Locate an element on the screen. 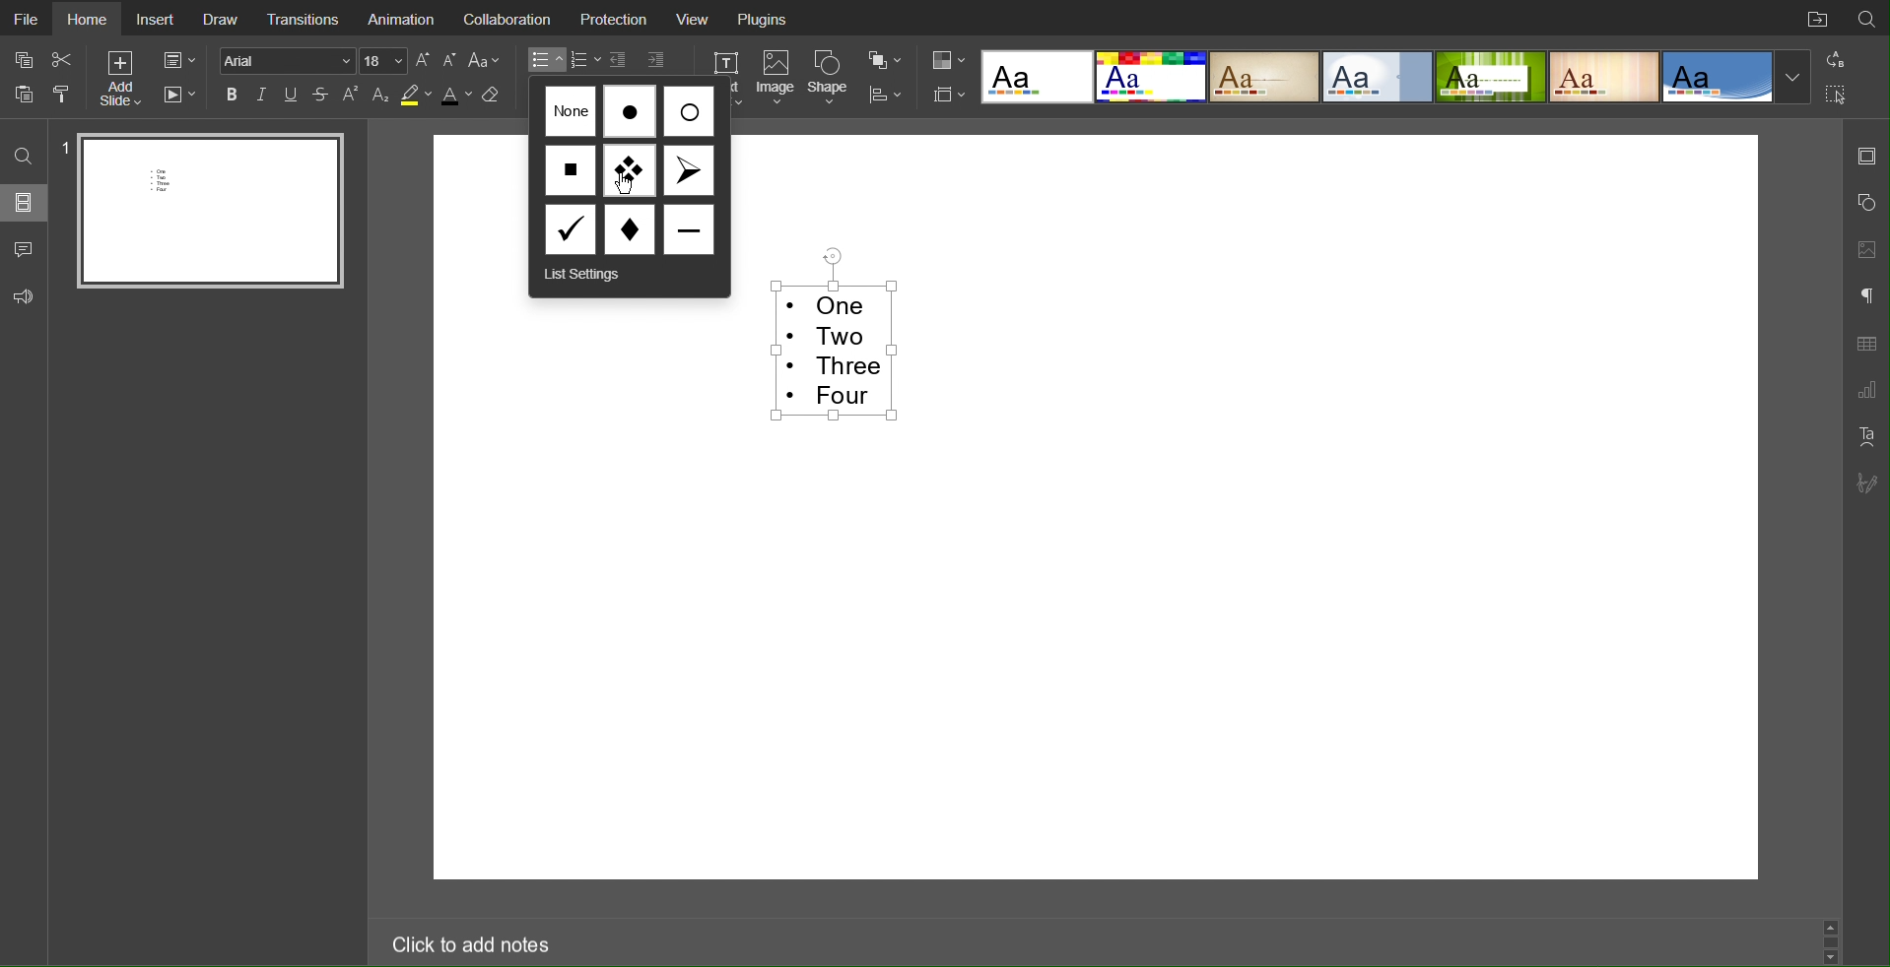  Templates is located at coordinates (1394, 74).